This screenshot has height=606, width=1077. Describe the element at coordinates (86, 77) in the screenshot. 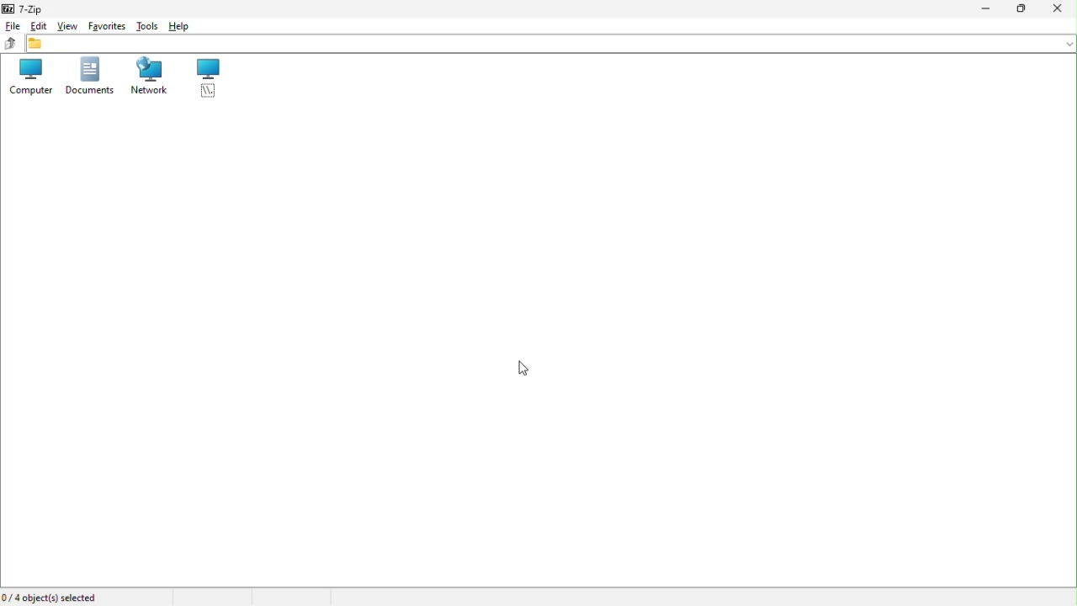

I see `Documents` at that location.